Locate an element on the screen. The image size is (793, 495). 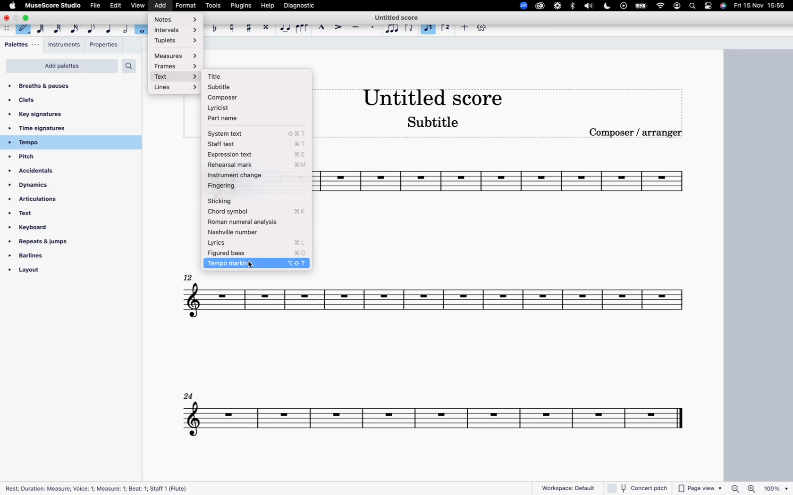
lyricist is located at coordinates (245, 107).